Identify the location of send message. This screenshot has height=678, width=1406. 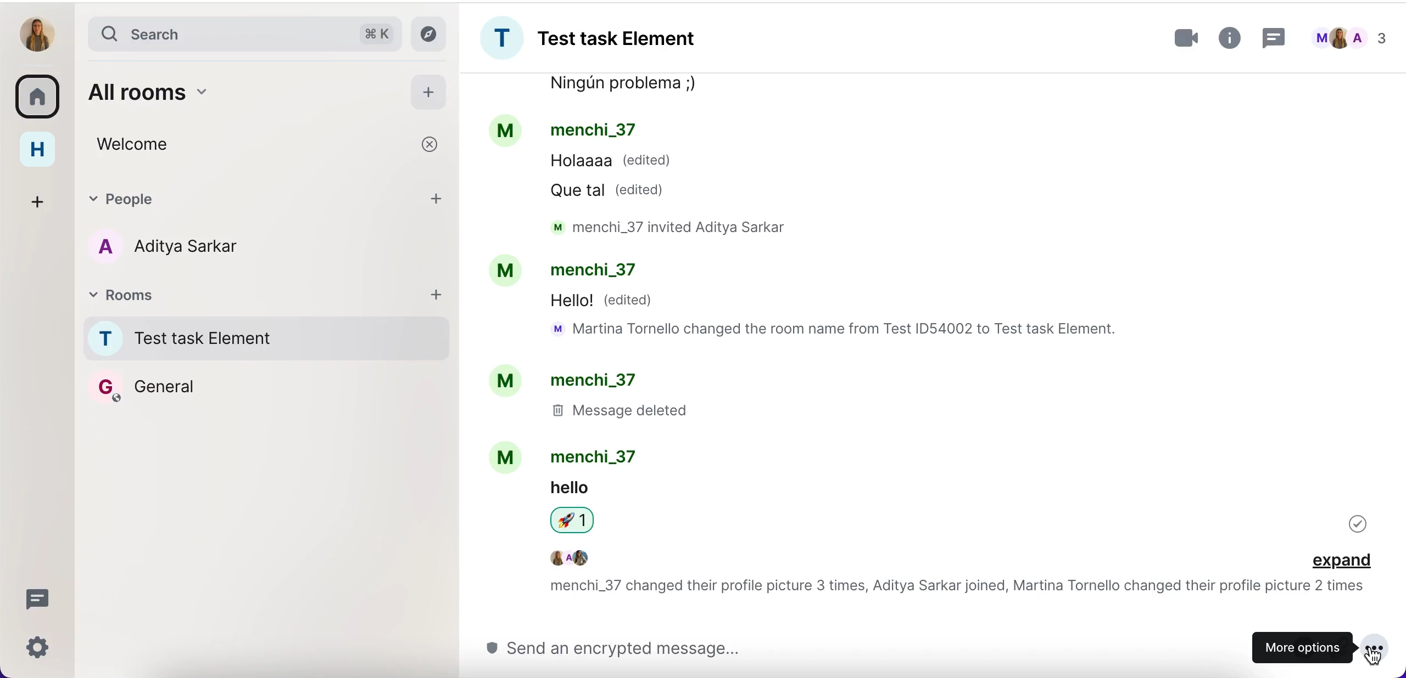
(844, 648).